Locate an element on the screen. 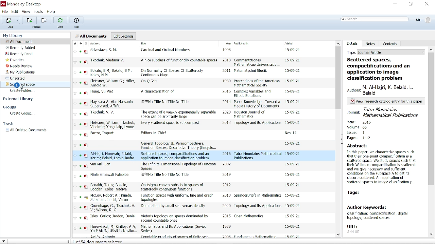 The image size is (435, 244). authors is located at coordinates (112, 125).